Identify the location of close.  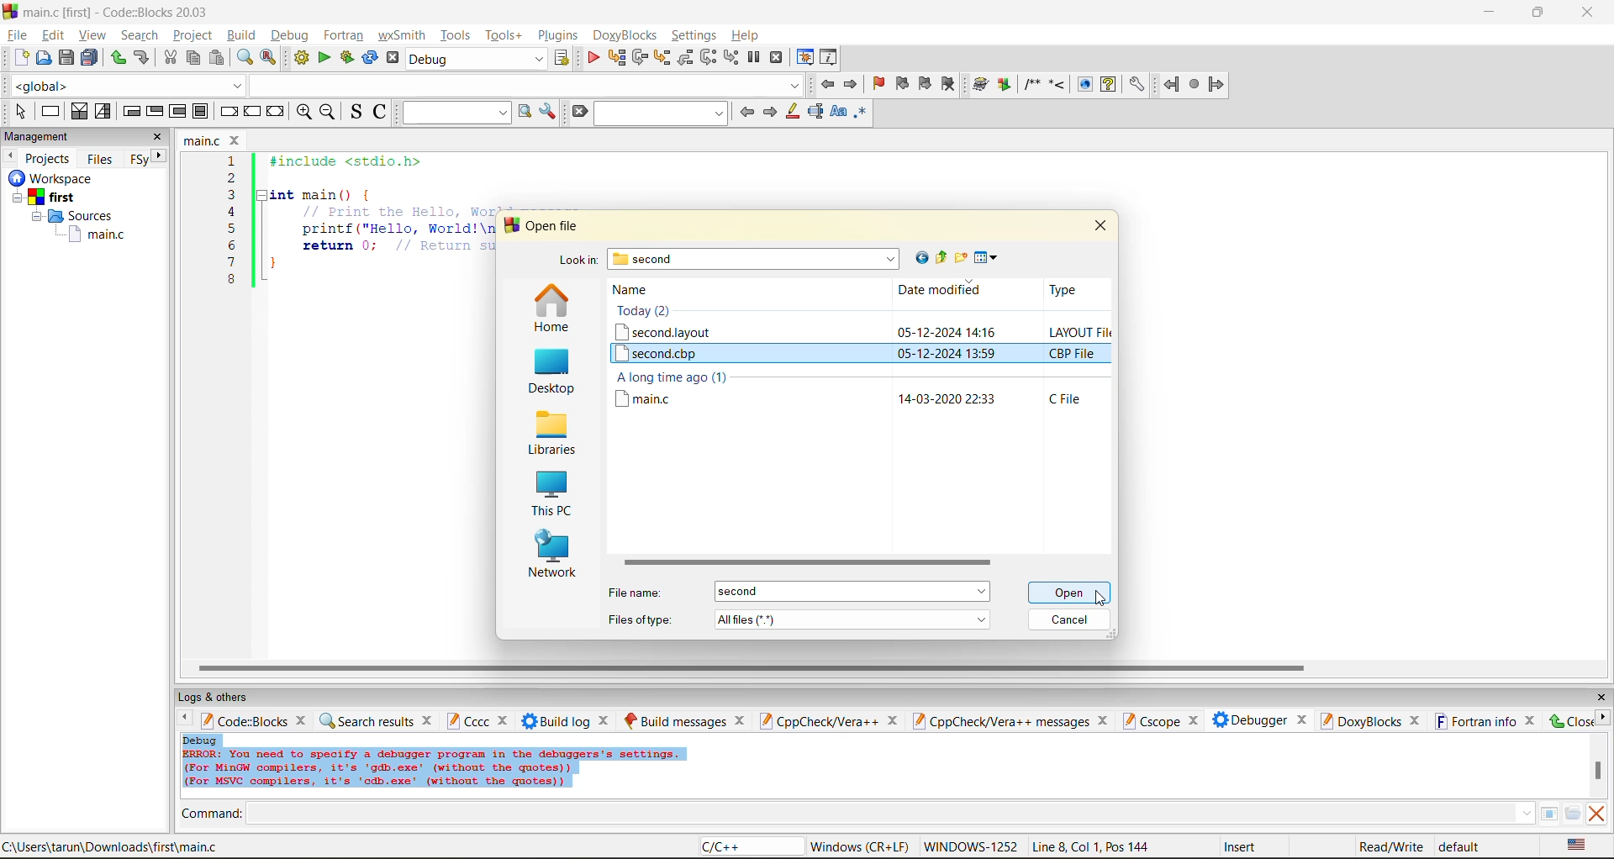
(1192, 721).